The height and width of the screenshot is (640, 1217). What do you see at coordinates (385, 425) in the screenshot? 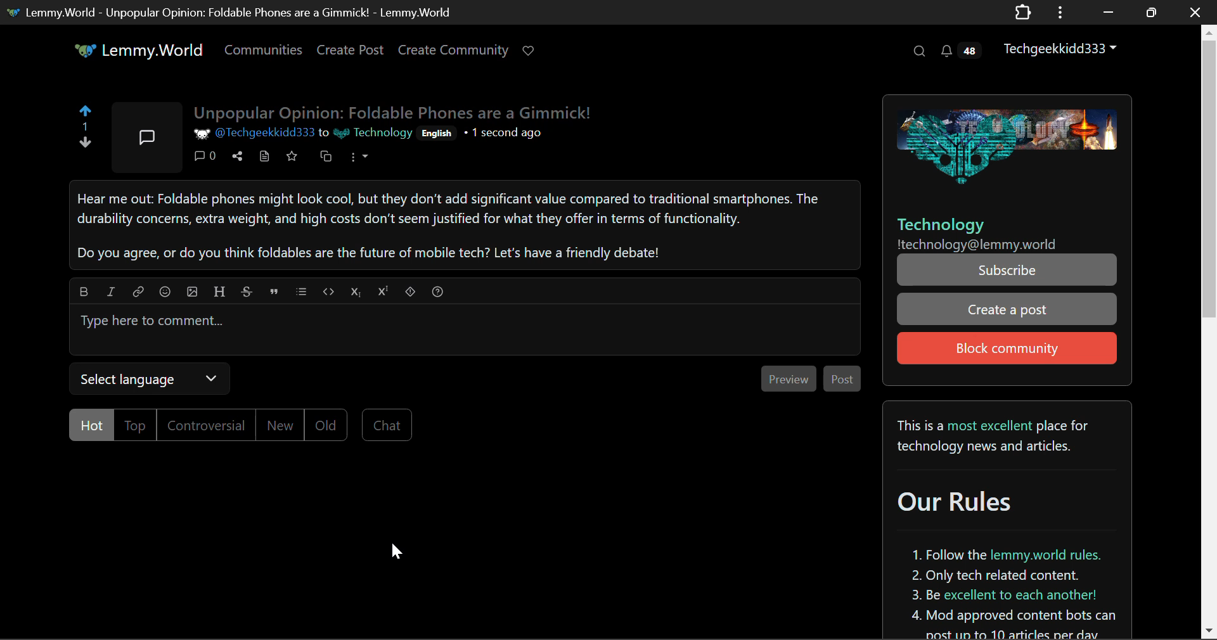
I see `Chat` at bounding box center [385, 425].